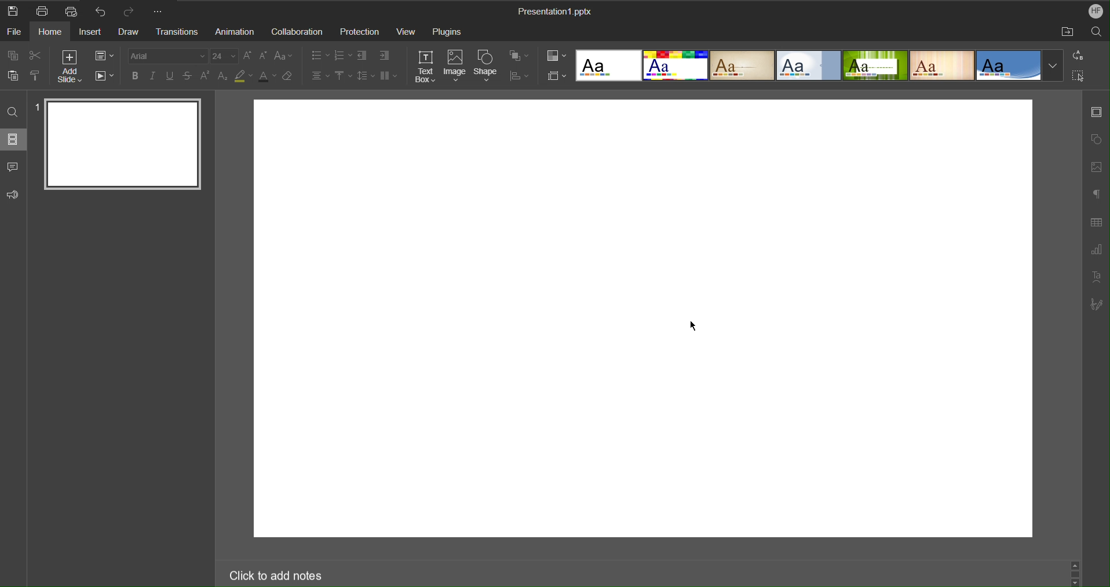 This screenshot has width=1110, height=587. I want to click on Decrease Size, so click(264, 56).